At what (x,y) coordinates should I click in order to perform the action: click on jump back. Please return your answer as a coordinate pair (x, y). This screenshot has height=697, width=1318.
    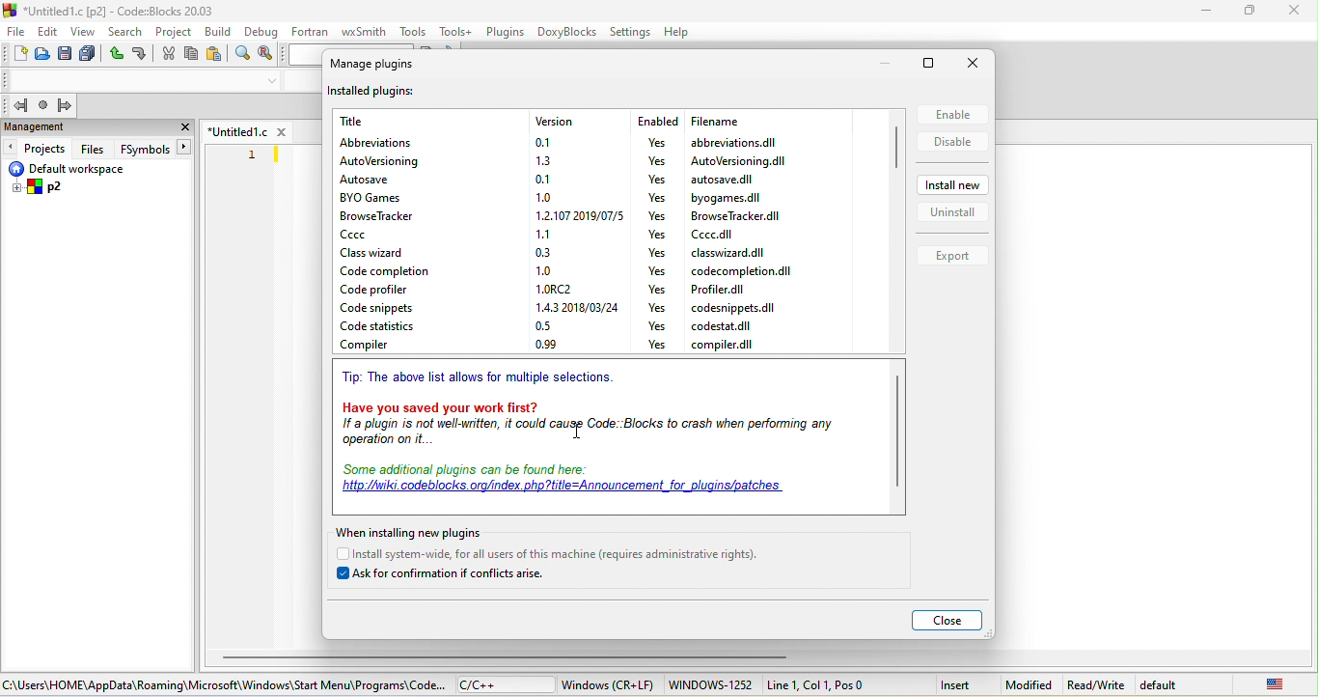
    Looking at the image, I should click on (14, 105).